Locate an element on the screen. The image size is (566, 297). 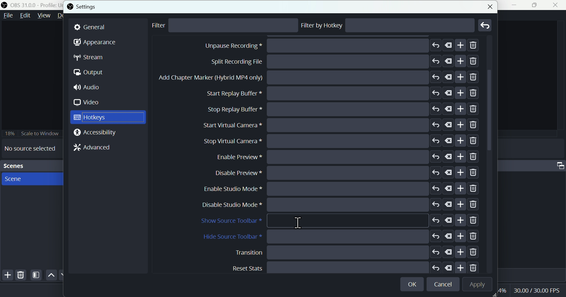
Edit is located at coordinates (25, 16).